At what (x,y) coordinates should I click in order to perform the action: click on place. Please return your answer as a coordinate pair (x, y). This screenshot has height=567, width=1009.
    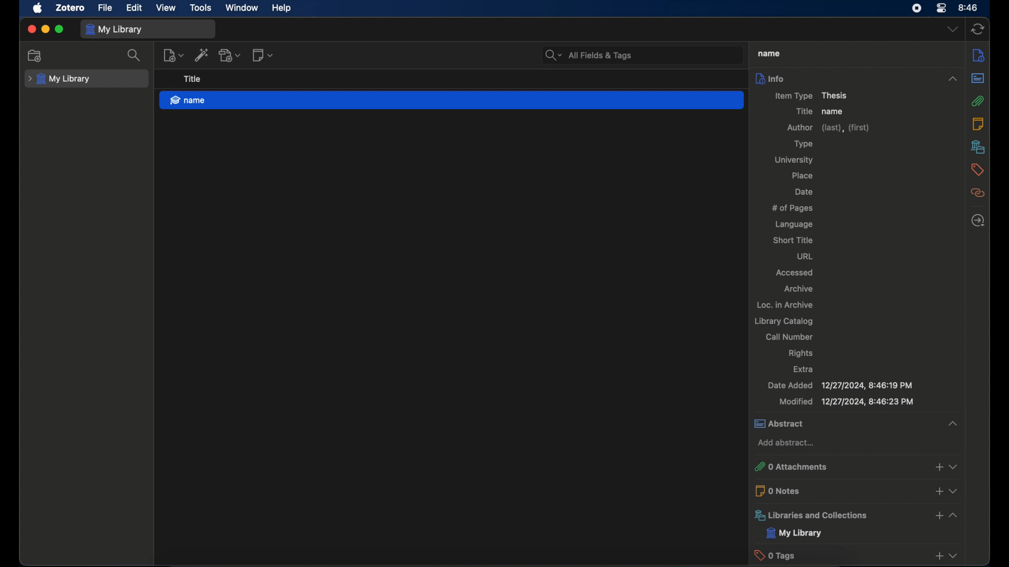
    Looking at the image, I should click on (804, 176).